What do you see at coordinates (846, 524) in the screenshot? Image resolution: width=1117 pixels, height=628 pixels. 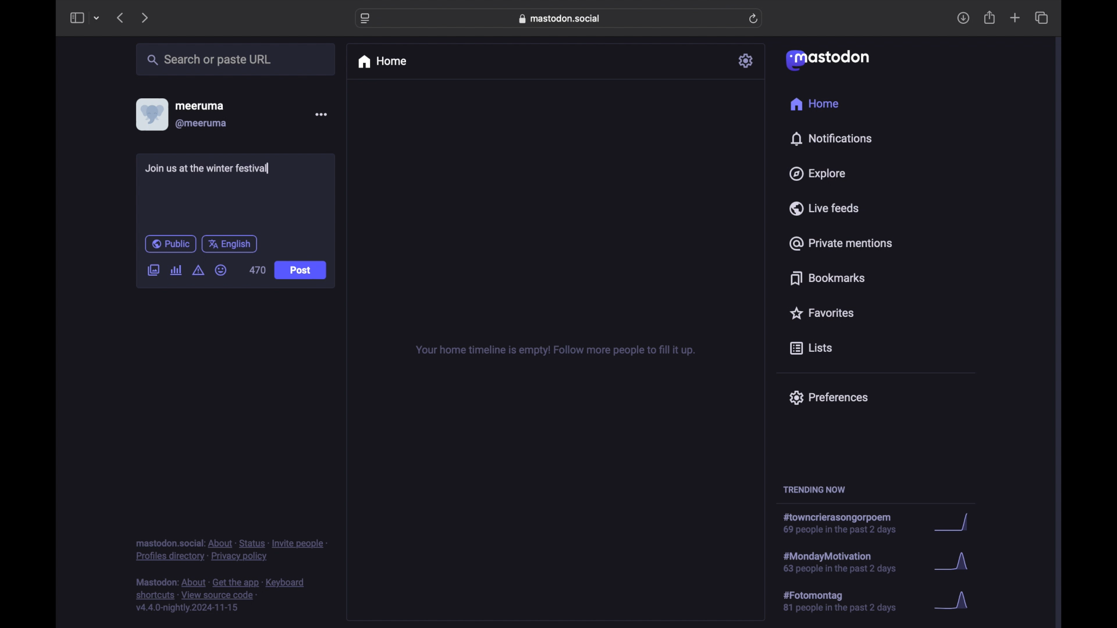 I see `hashtag trend` at bounding box center [846, 524].